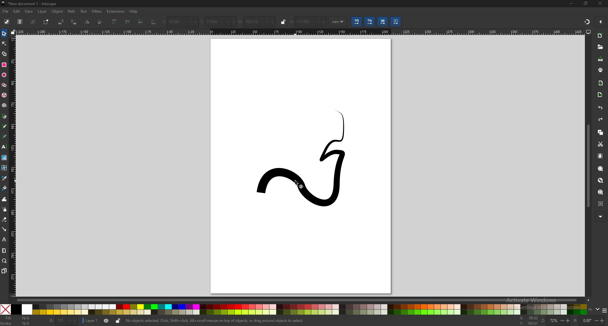  I want to click on vertical ruler, so click(14, 167).